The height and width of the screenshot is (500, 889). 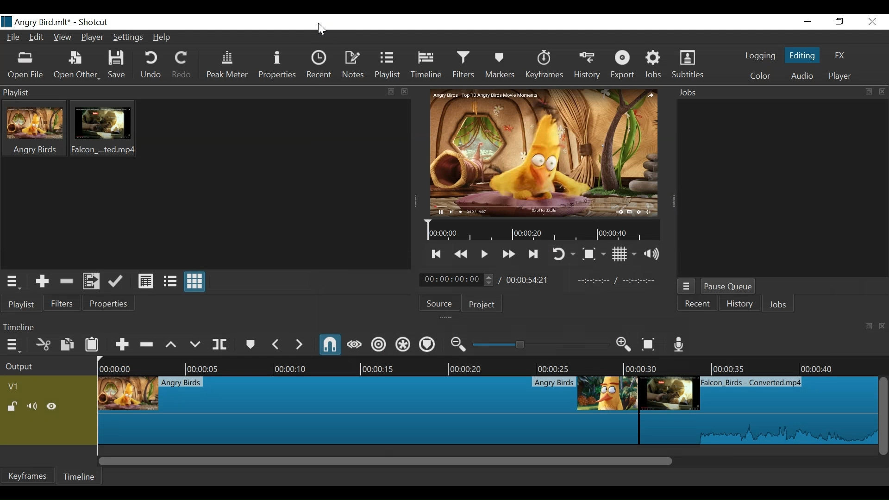 I want to click on Timeline menu, so click(x=15, y=346).